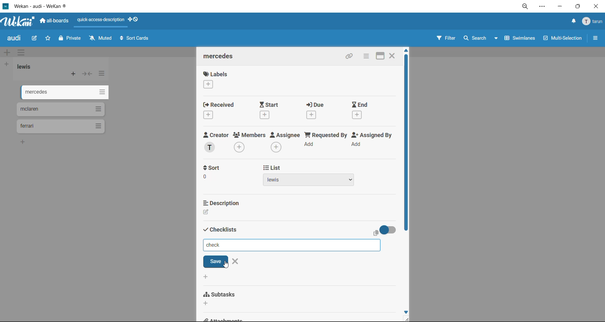 The height and width of the screenshot is (322, 605). I want to click on add list, so click(7, 64).